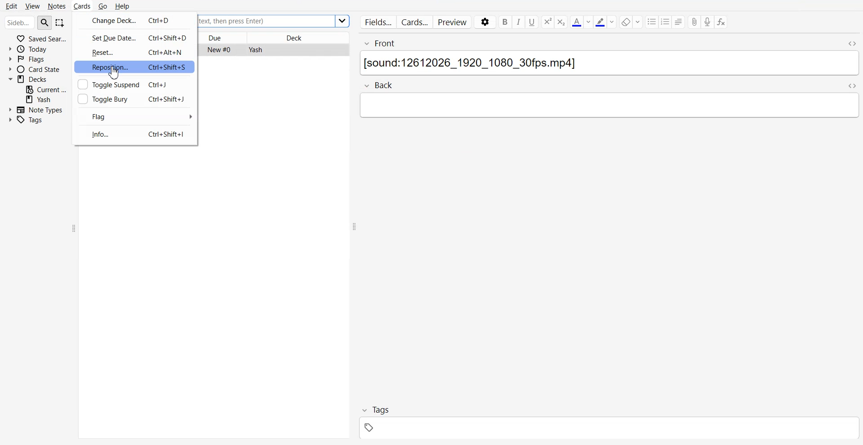 Image resolution: width=863 pixels, height=445 pixels. What do you see at coordinates (167, 37) in the screenshot?
I see `Ctrl+Shift+D` at bounding box center [167, 37].